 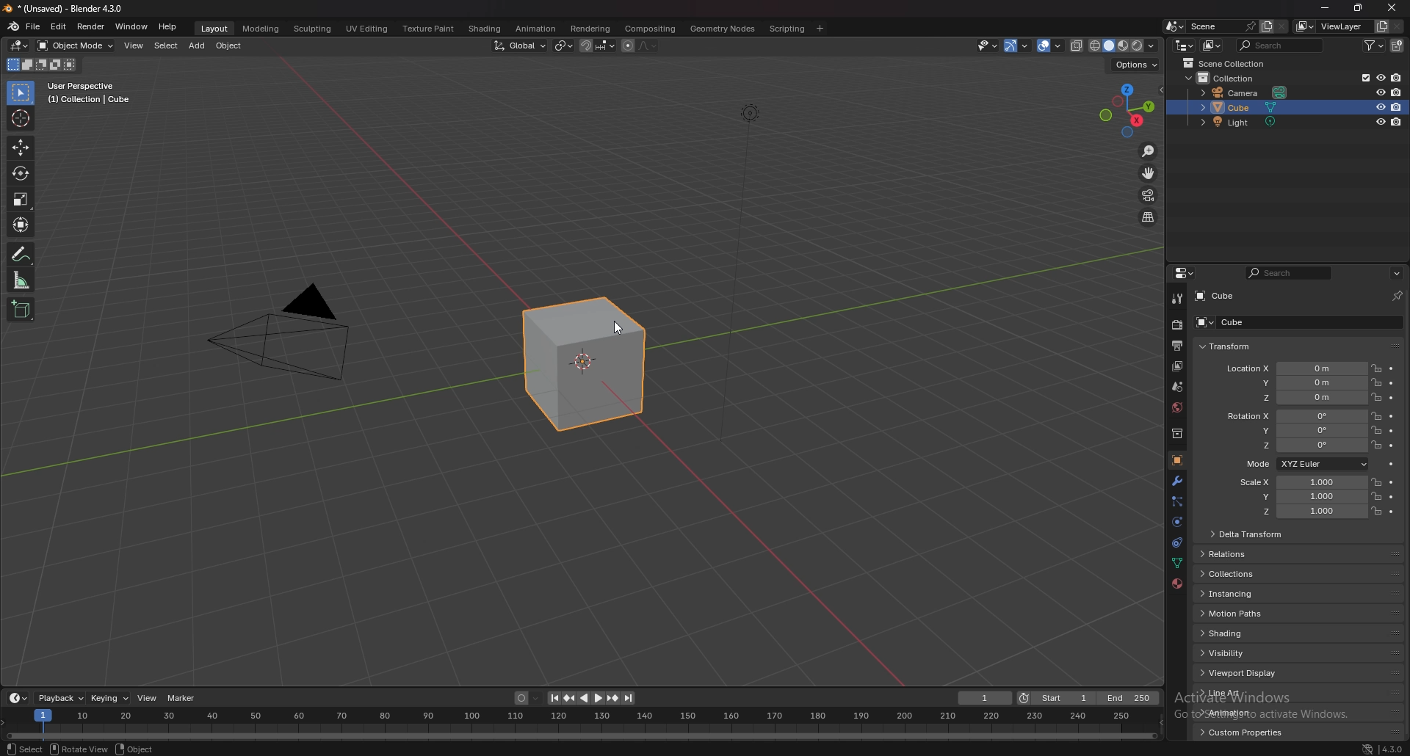 What do you see at coordinates (70, 8) in the screenshot?
I see `title` at bounding box center [70, 8].